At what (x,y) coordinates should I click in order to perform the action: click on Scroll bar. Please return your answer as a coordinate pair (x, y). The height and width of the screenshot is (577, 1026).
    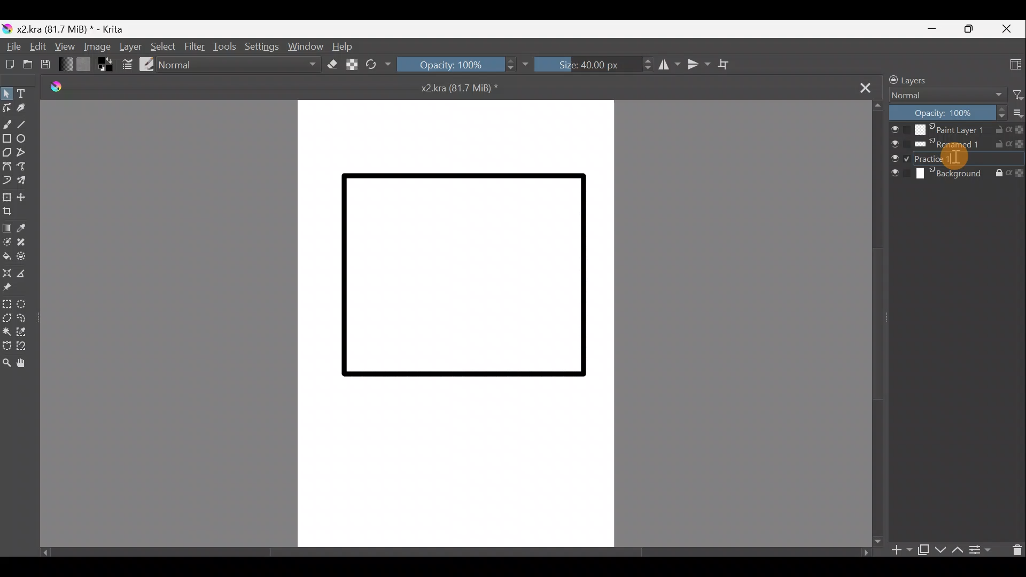
    Looking at the image, I should click on (445, 551).